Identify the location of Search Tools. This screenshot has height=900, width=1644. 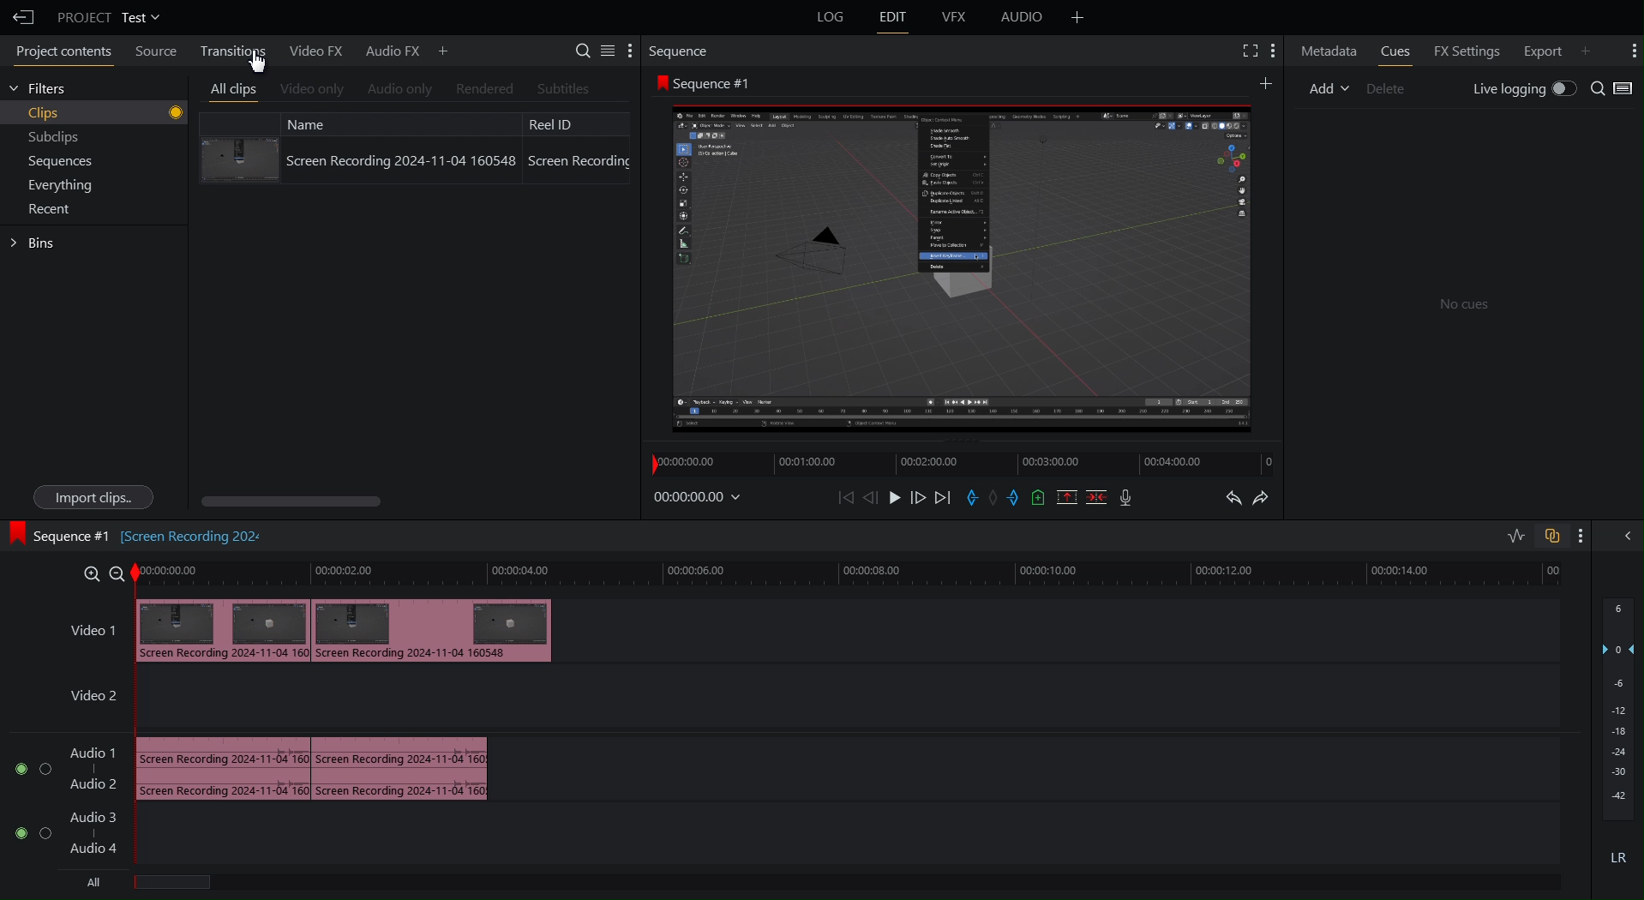
(600, 50).